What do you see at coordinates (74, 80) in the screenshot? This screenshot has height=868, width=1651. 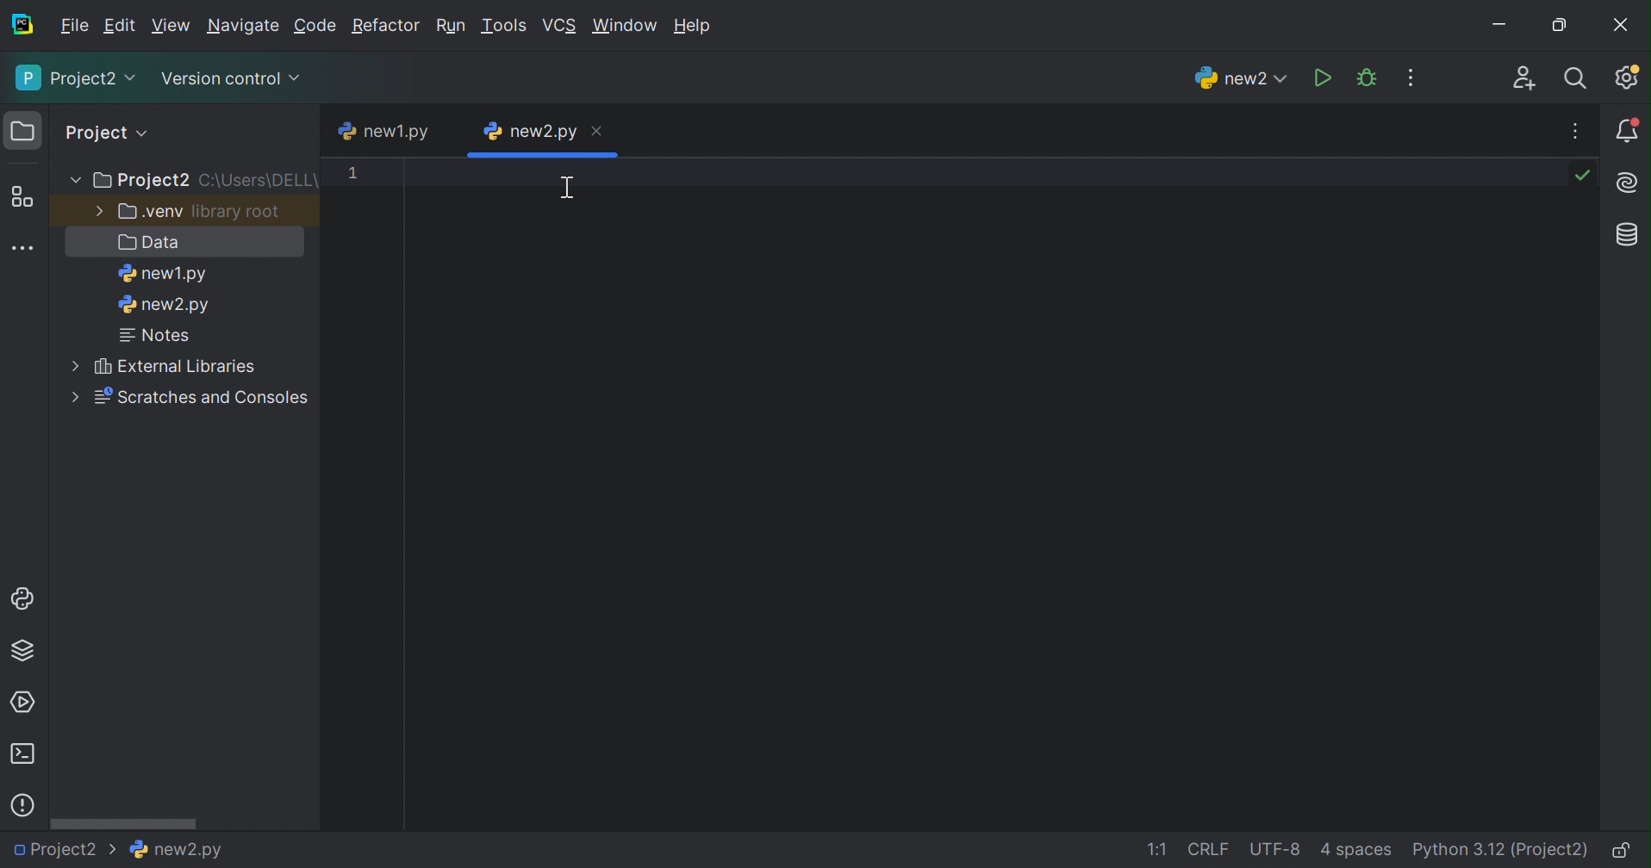 I see `Project2` at bounding box center [74, 80].